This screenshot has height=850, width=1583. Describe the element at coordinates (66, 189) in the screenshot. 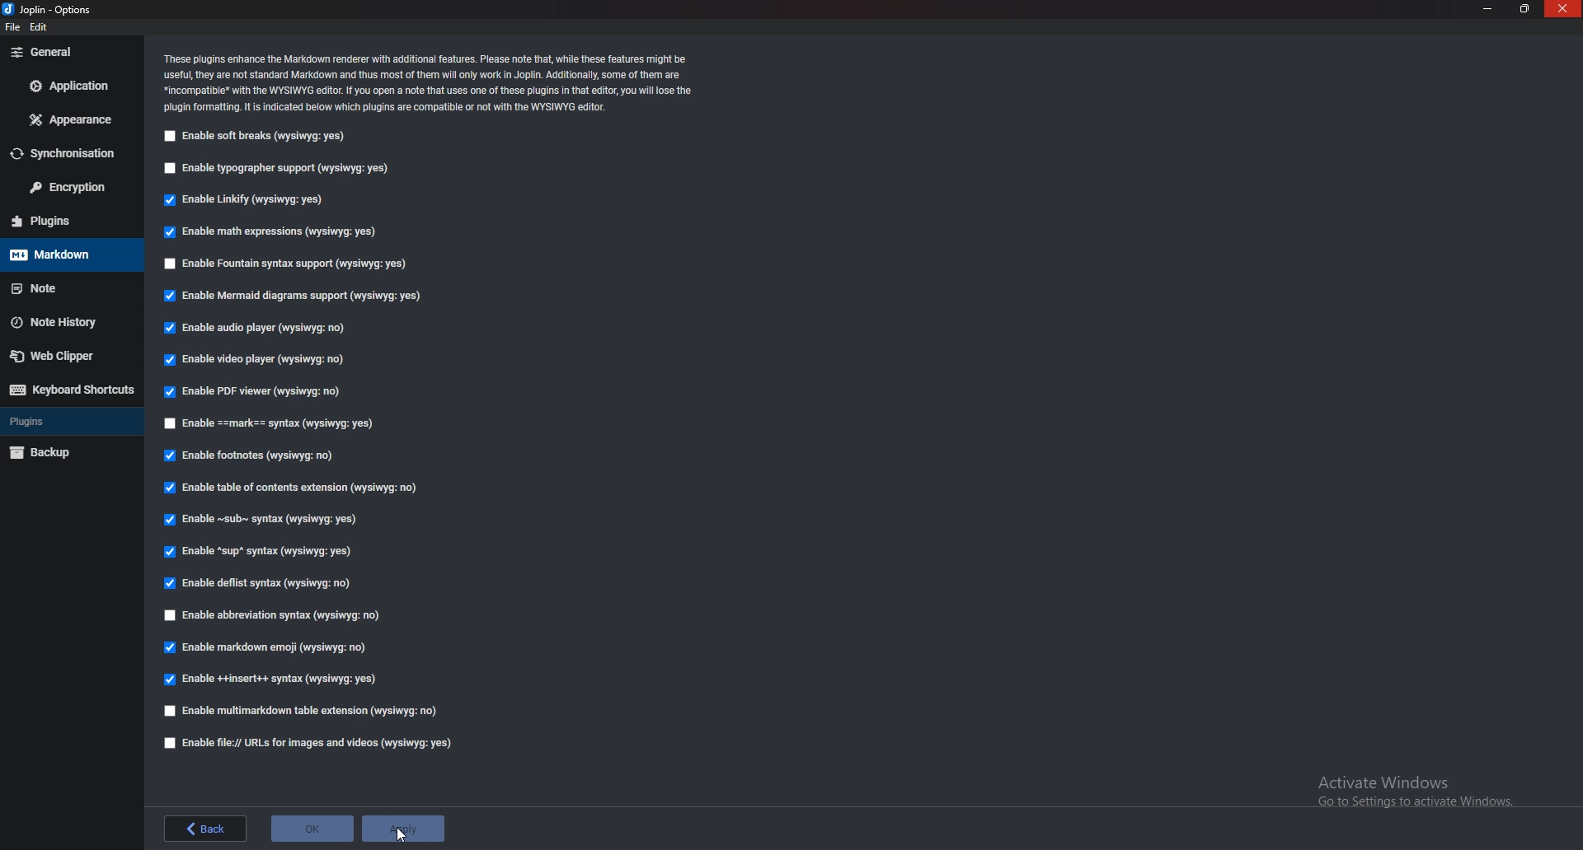

I see `Encryption` at that location.